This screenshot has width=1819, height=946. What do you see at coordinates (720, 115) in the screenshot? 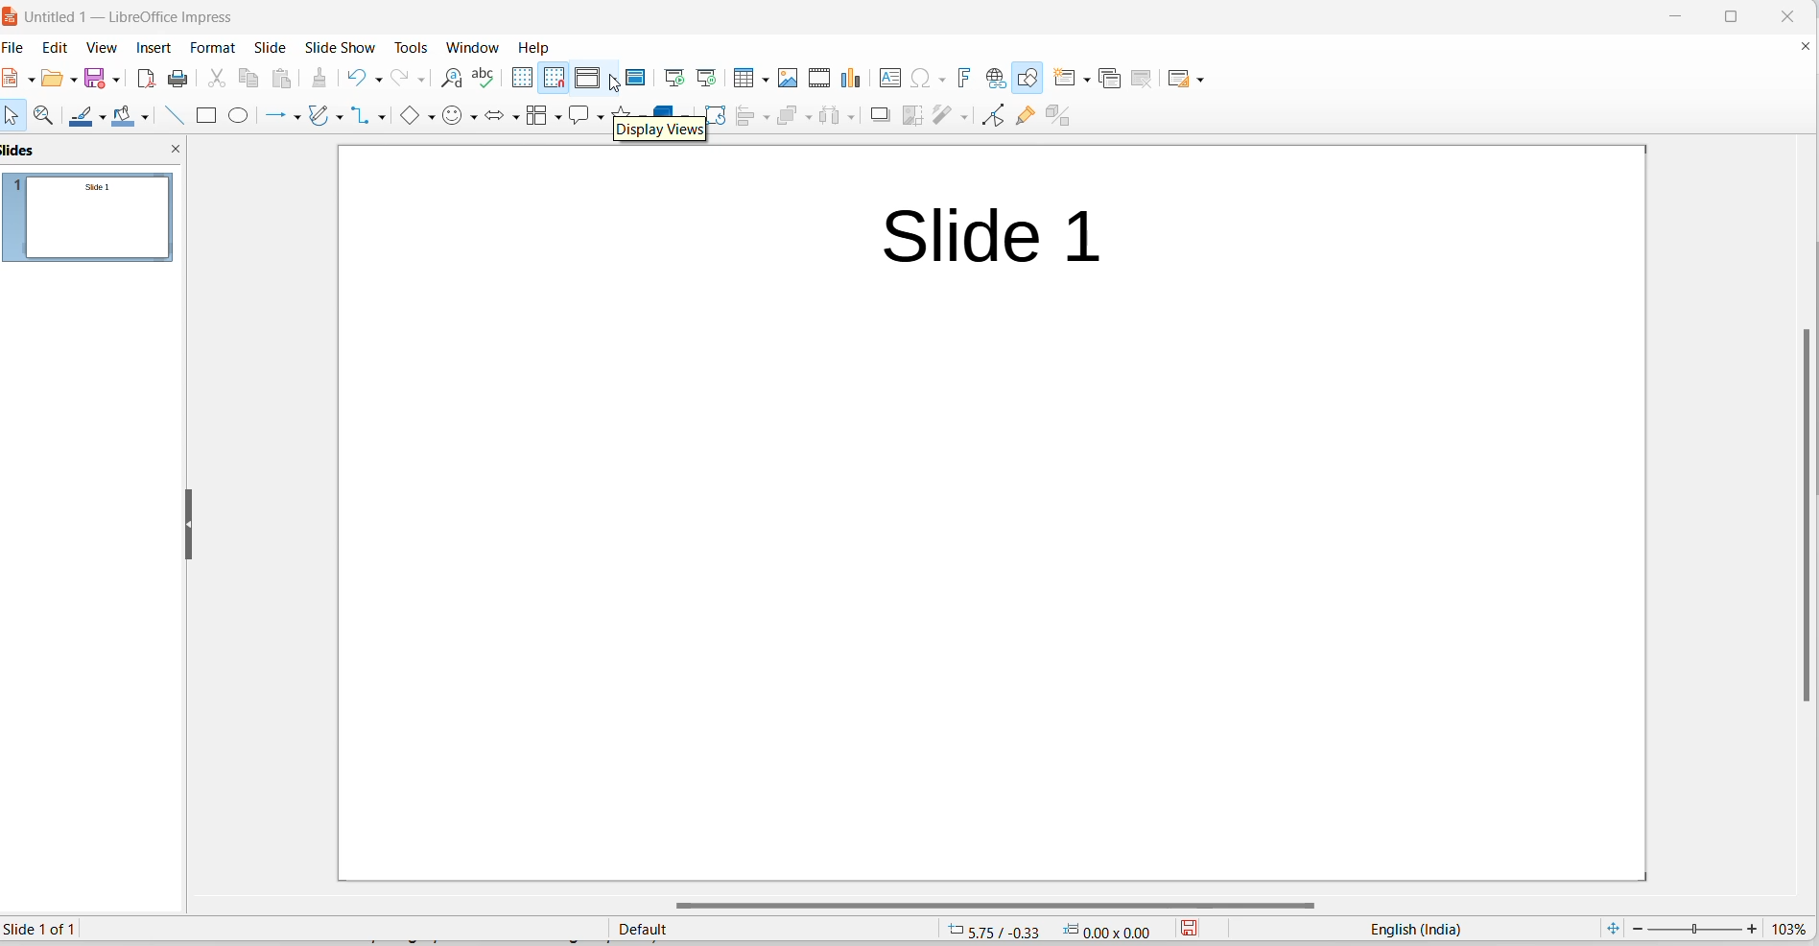
I see `rotate` at bounding box center [720, 115].